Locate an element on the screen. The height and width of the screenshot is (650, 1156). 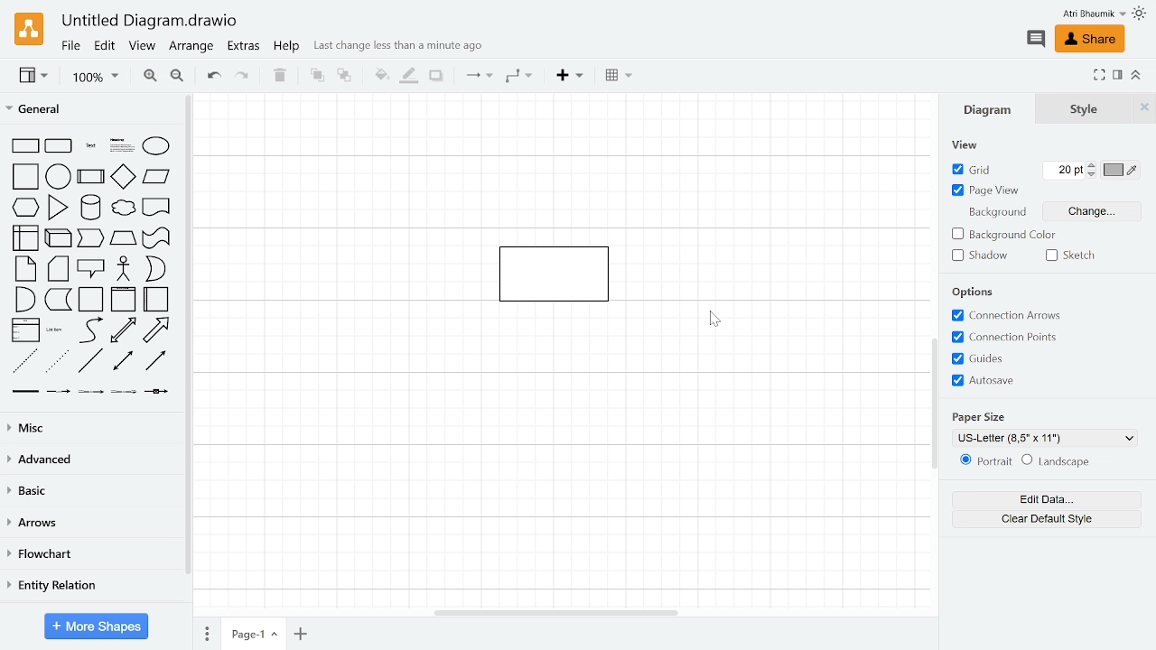
Theme is located at coordinates (1140, 13).